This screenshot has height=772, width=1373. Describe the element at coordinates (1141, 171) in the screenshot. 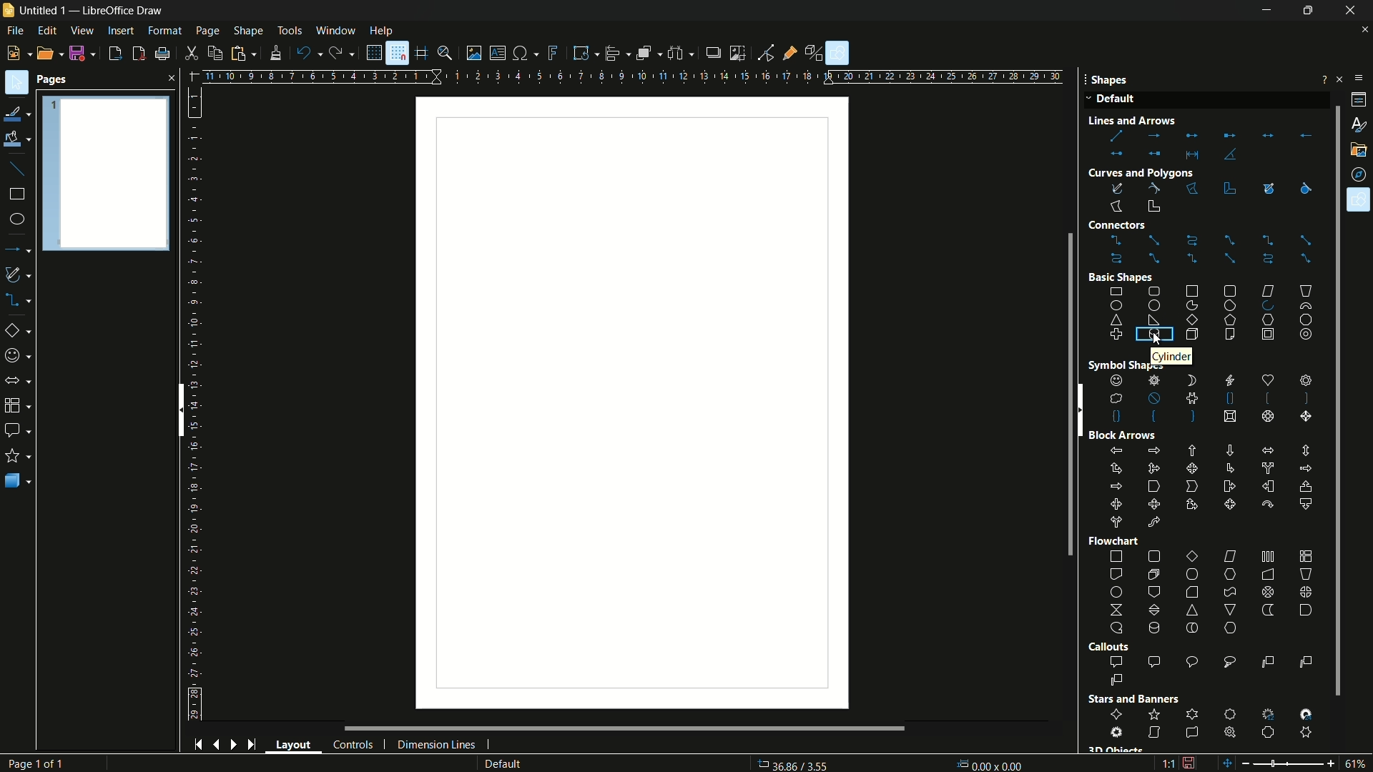

I see `Curves and Polygons` at that location.